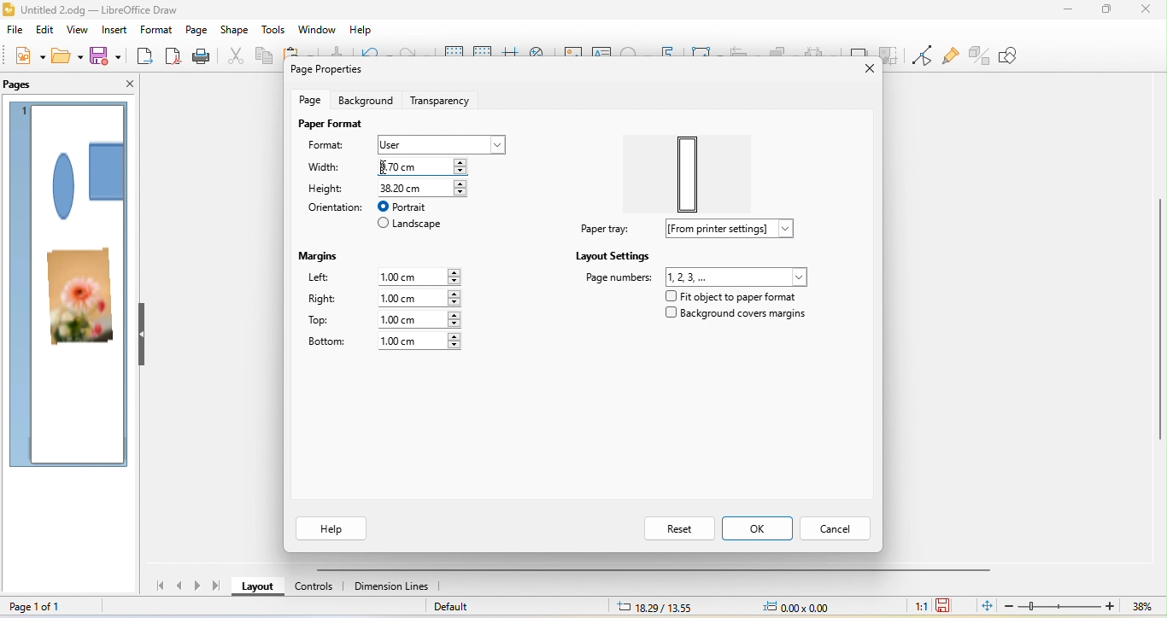  What do you see at coordinates (415, 55) in the screenshot?
I see `redo` at bounding box center [415, 55].